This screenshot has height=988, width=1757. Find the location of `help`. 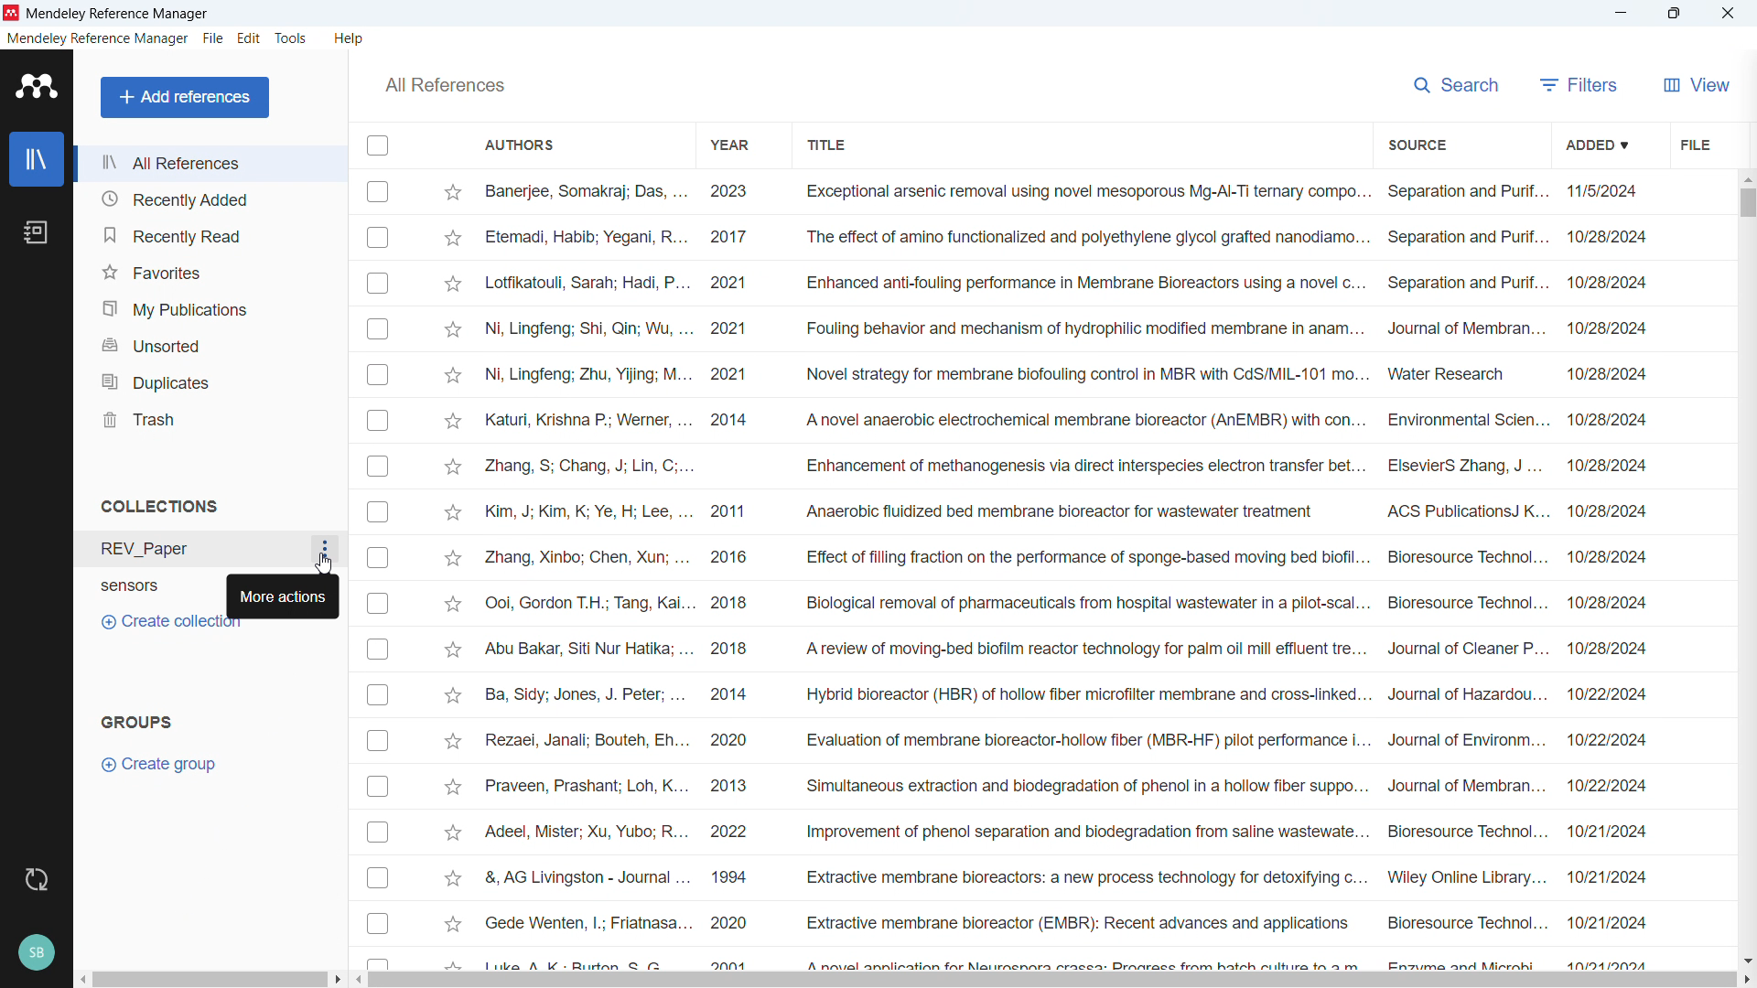

help is located at coordinates (351, 38).